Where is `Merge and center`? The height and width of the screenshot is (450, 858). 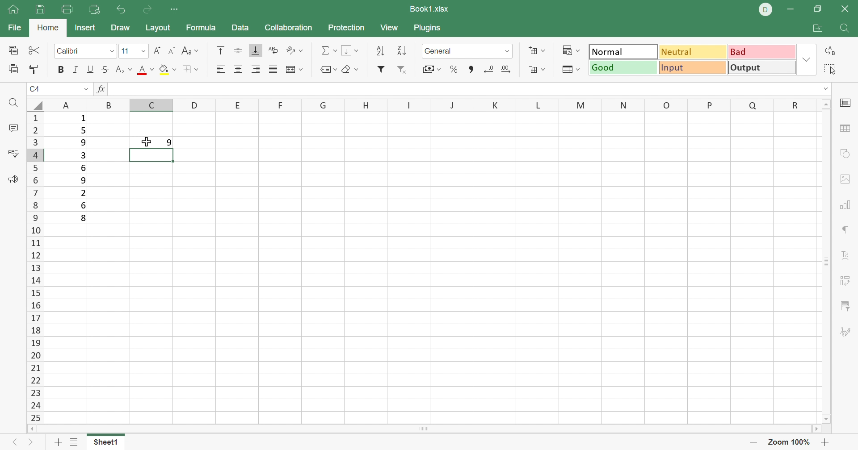
Merge and center is located at coordinates (293, 70).